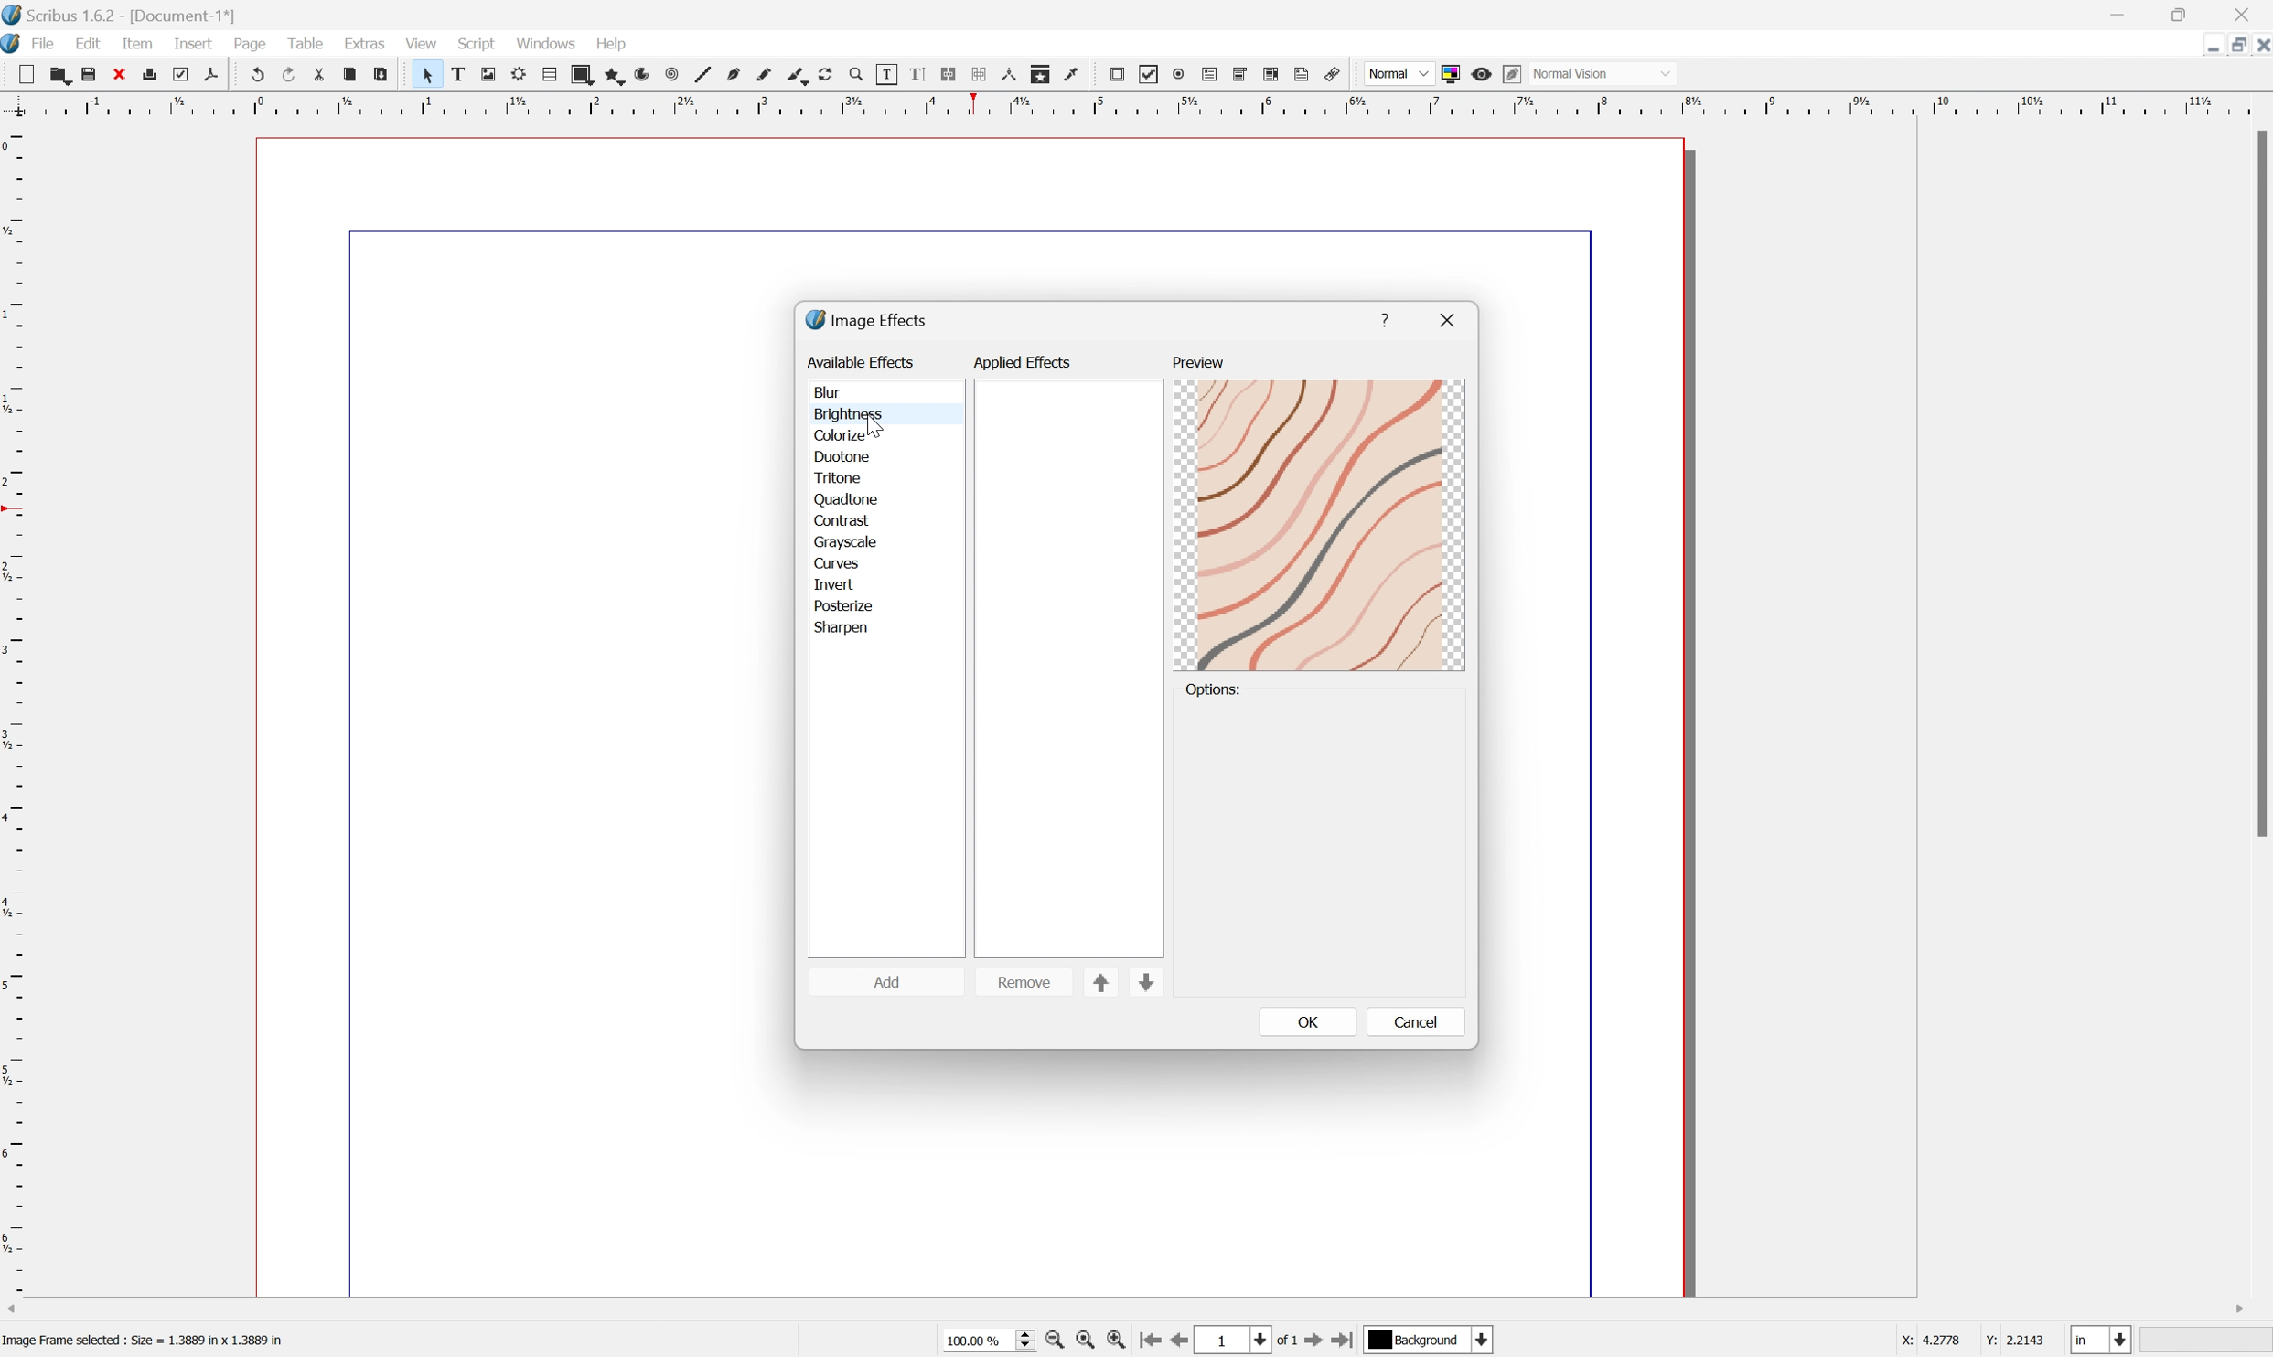 The image size is (2273, 1357). I want to click on 1 of 1, so click(1249, 1339).